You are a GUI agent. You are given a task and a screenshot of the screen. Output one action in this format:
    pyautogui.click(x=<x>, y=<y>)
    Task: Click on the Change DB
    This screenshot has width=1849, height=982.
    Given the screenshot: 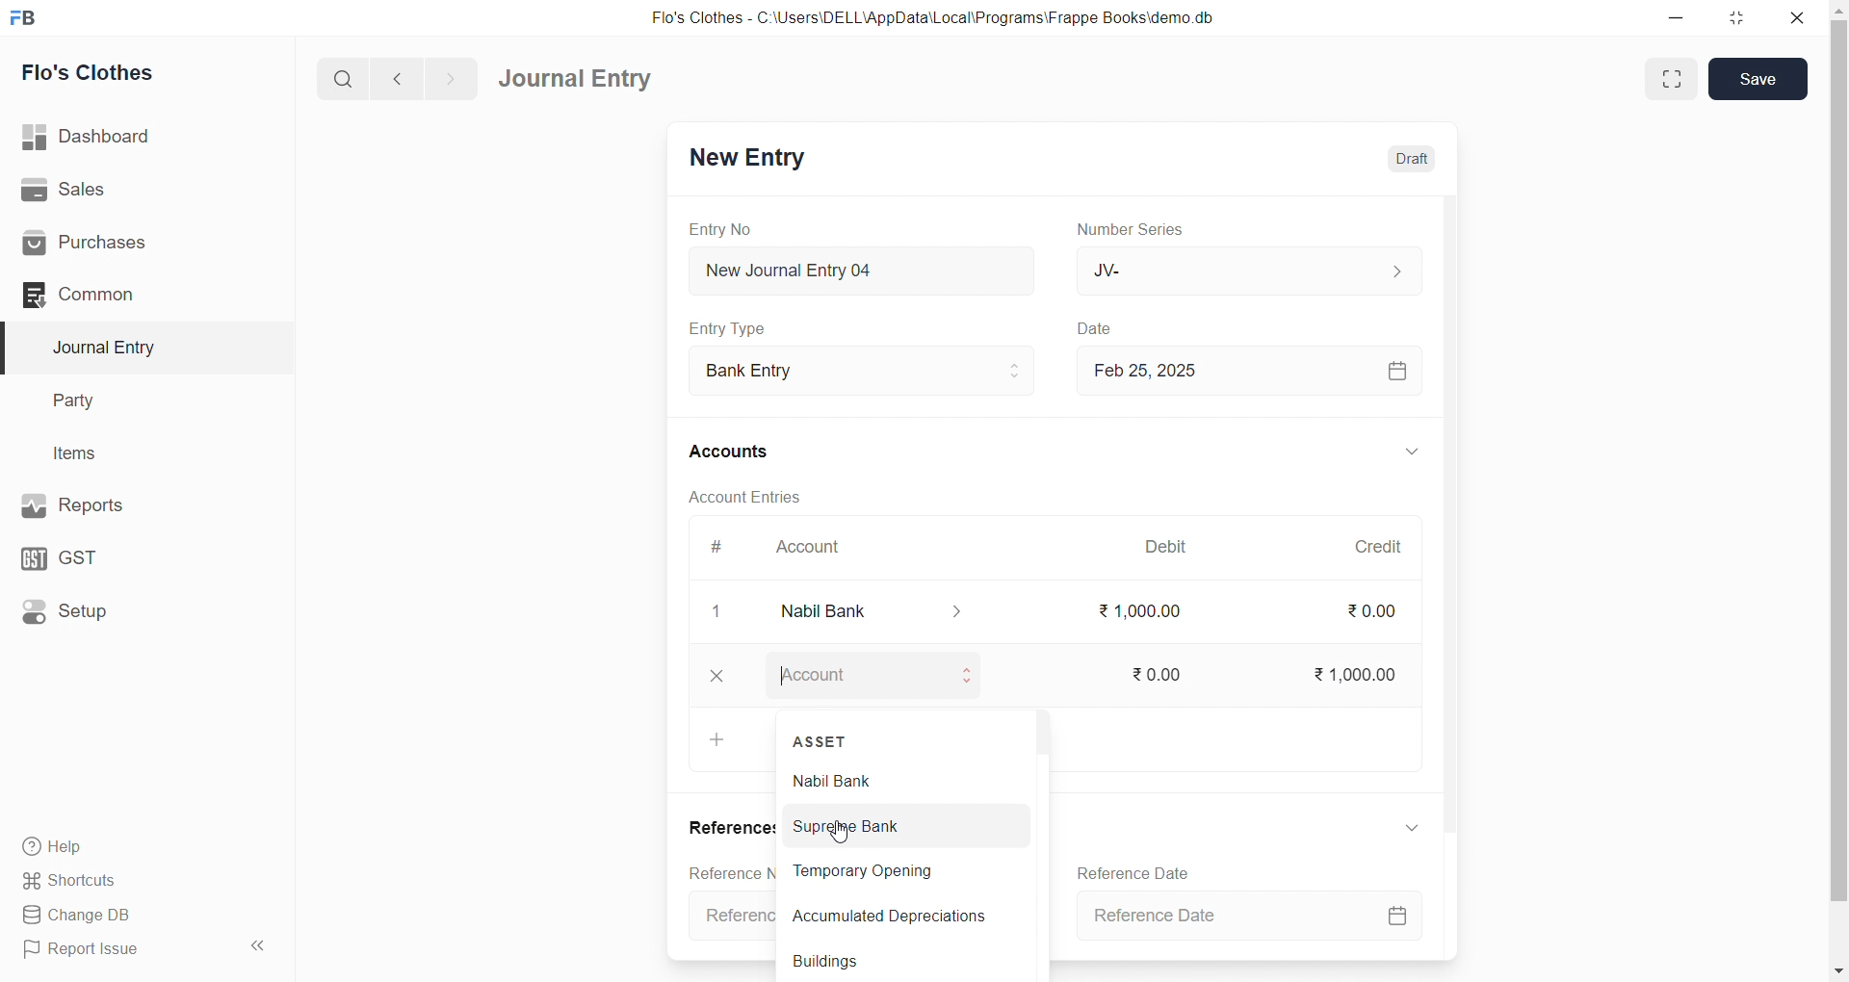 What is the action you would take?
    pyautogui.click(x=138, y=916)
    